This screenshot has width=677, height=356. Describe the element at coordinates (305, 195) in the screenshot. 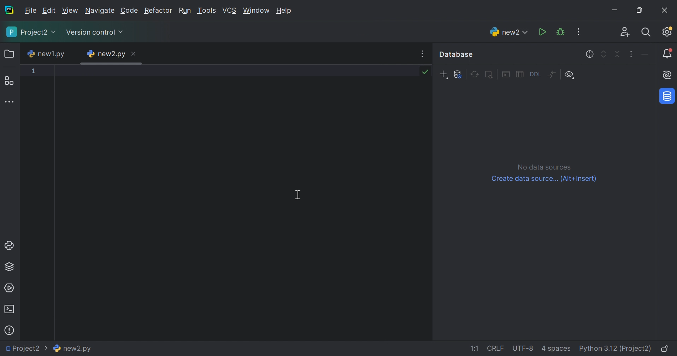

I see `Cursor` at that location.